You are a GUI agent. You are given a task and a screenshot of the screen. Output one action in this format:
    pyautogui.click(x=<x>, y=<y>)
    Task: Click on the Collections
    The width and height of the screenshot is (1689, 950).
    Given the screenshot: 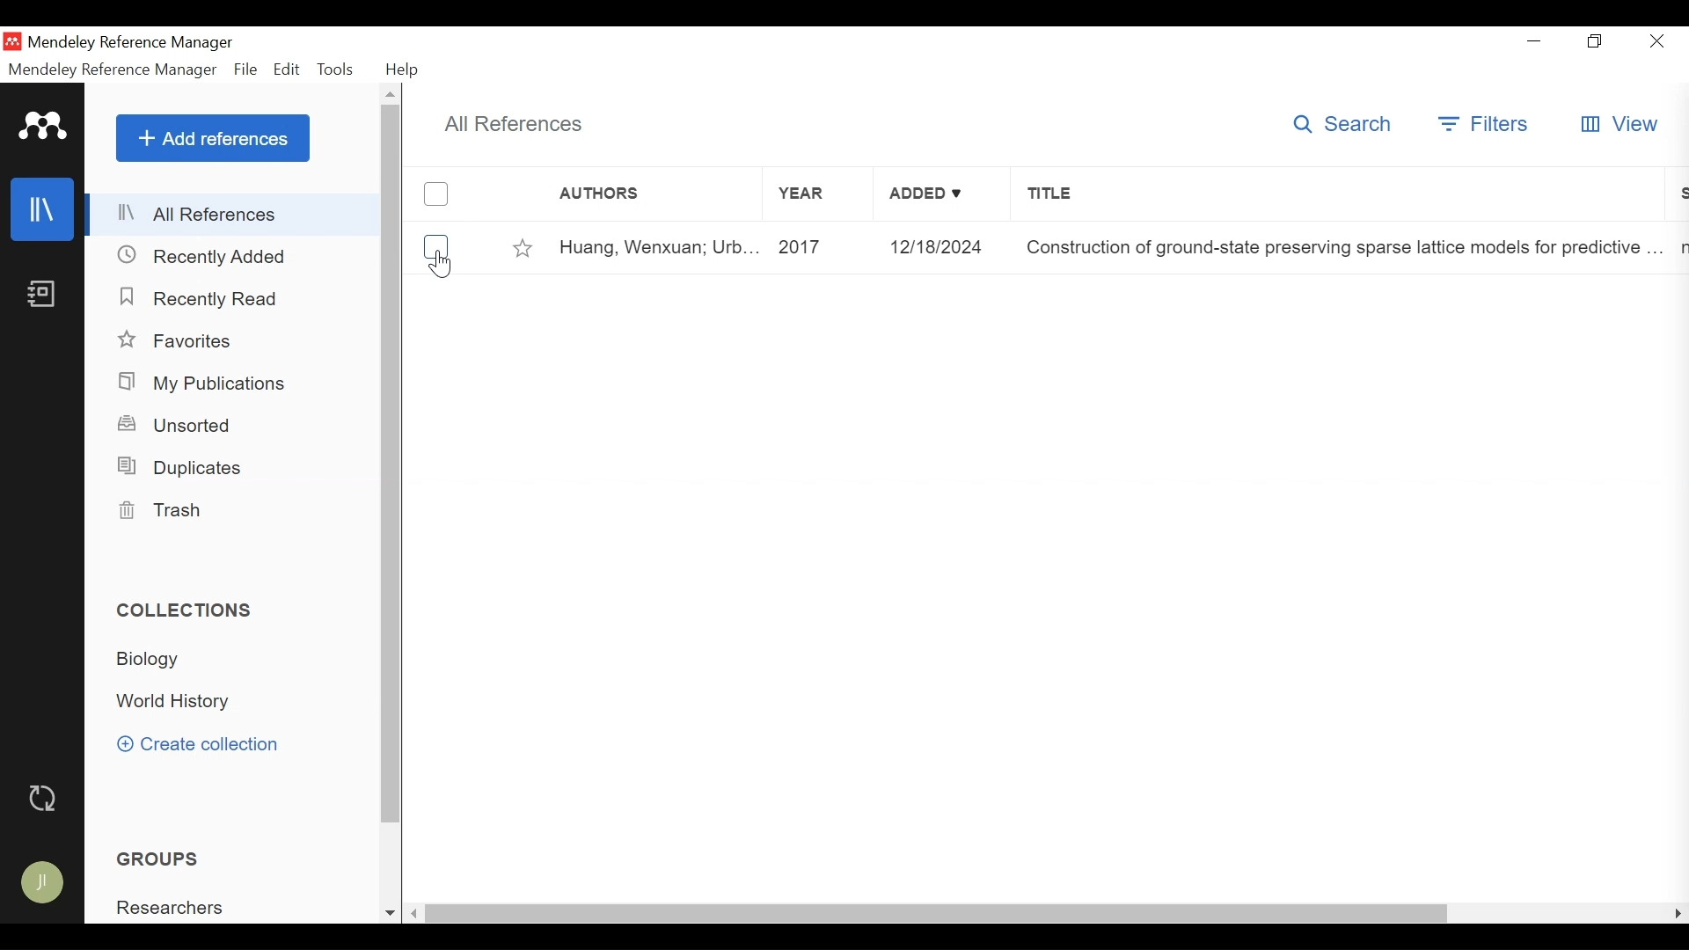 What is the action you would take?
    pyautogui.click(x=186, y=610)
    